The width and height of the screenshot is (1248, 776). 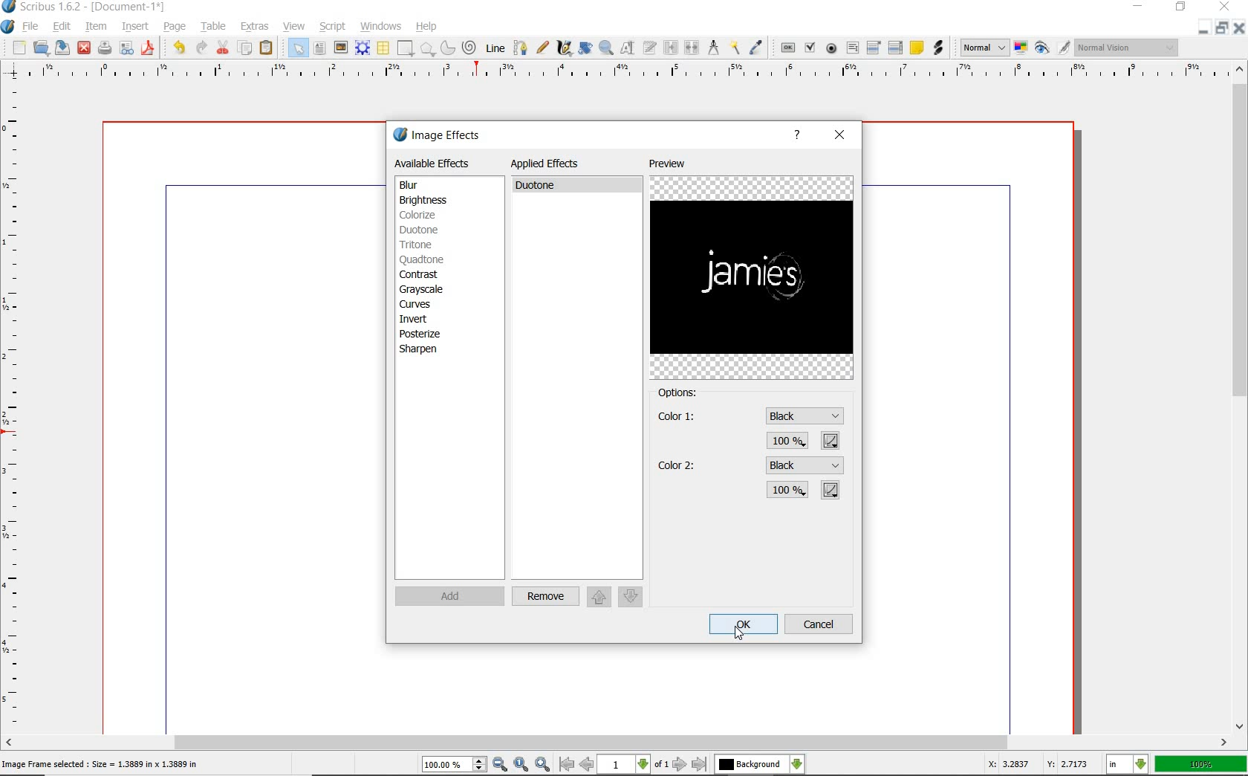 I want to click on colorize, so click(x=431, y=215).